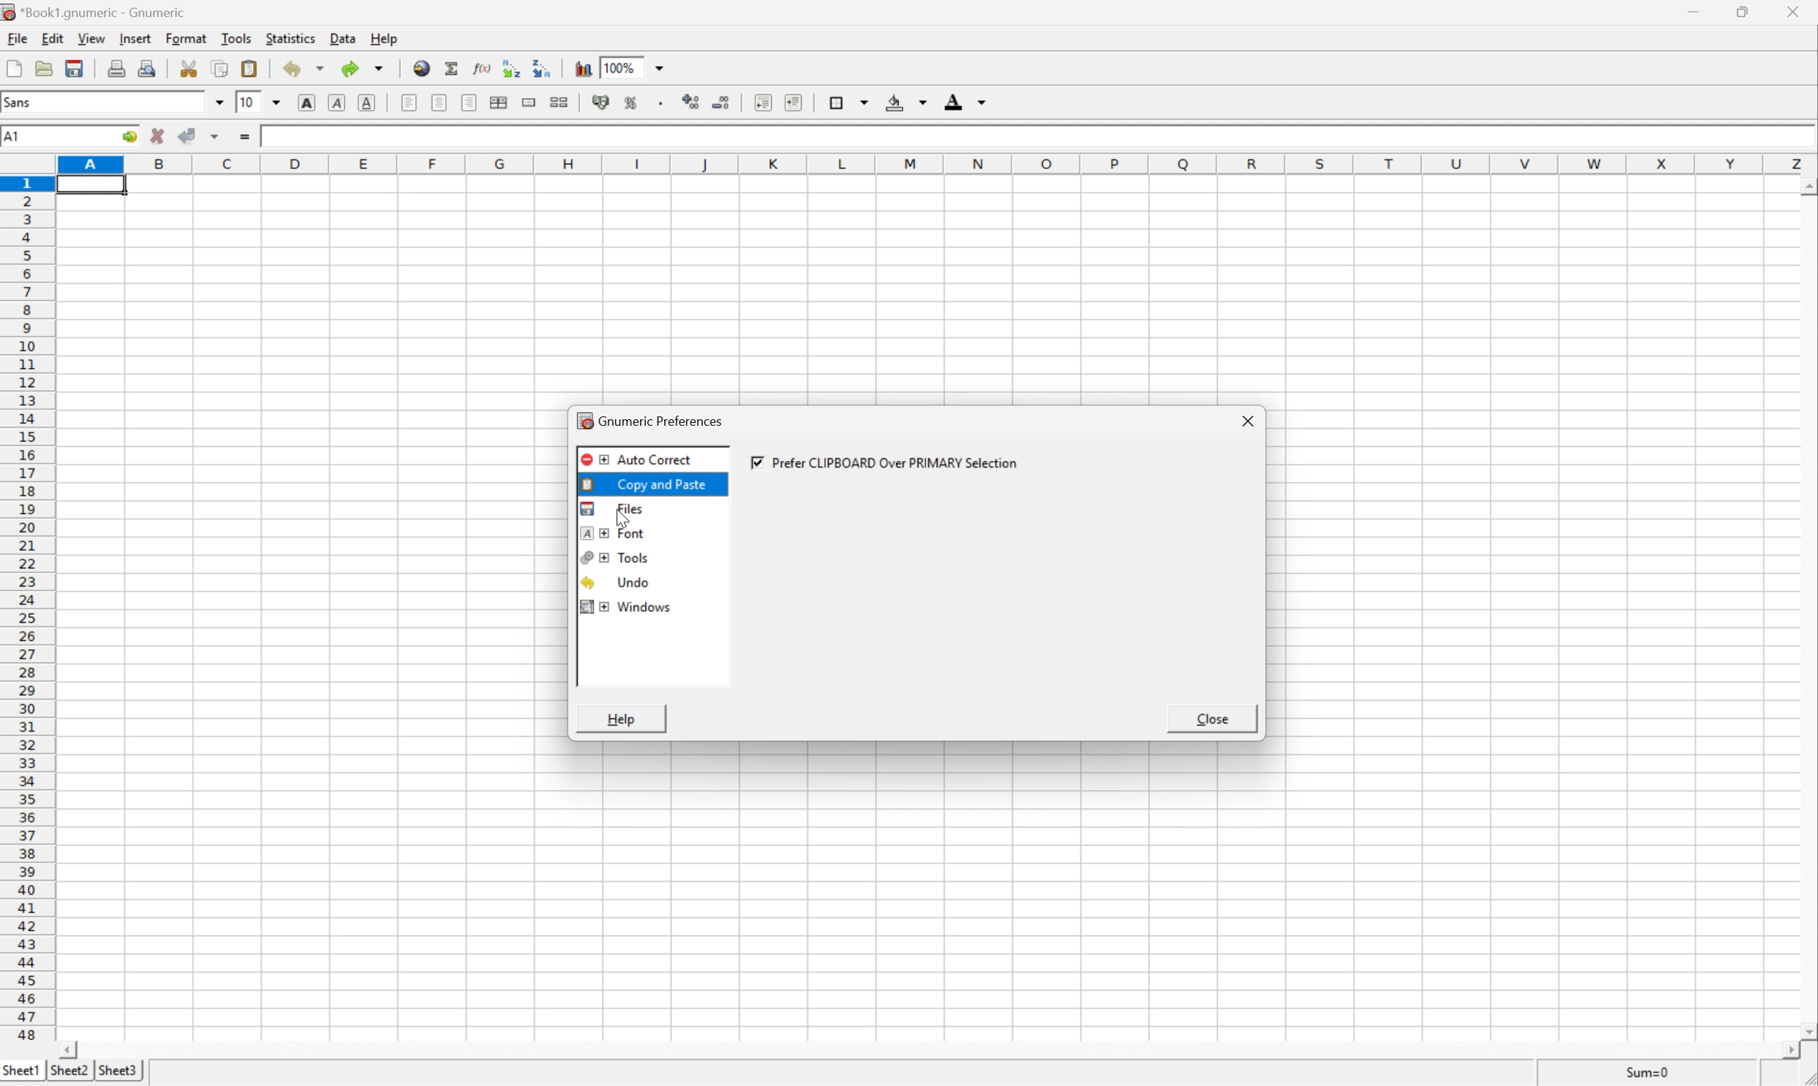 The image size is (1818, 1086). Describe the element at coordinates (89, 37) in the screenshot. I see `view` at that location.